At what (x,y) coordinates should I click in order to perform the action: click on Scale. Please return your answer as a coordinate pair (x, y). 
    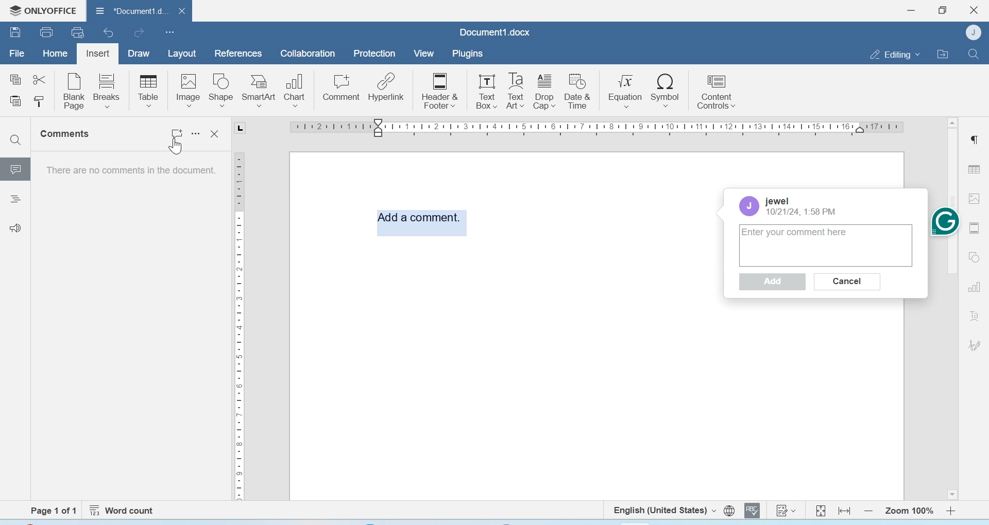
    Looking at the image, I should click on (241, 324).